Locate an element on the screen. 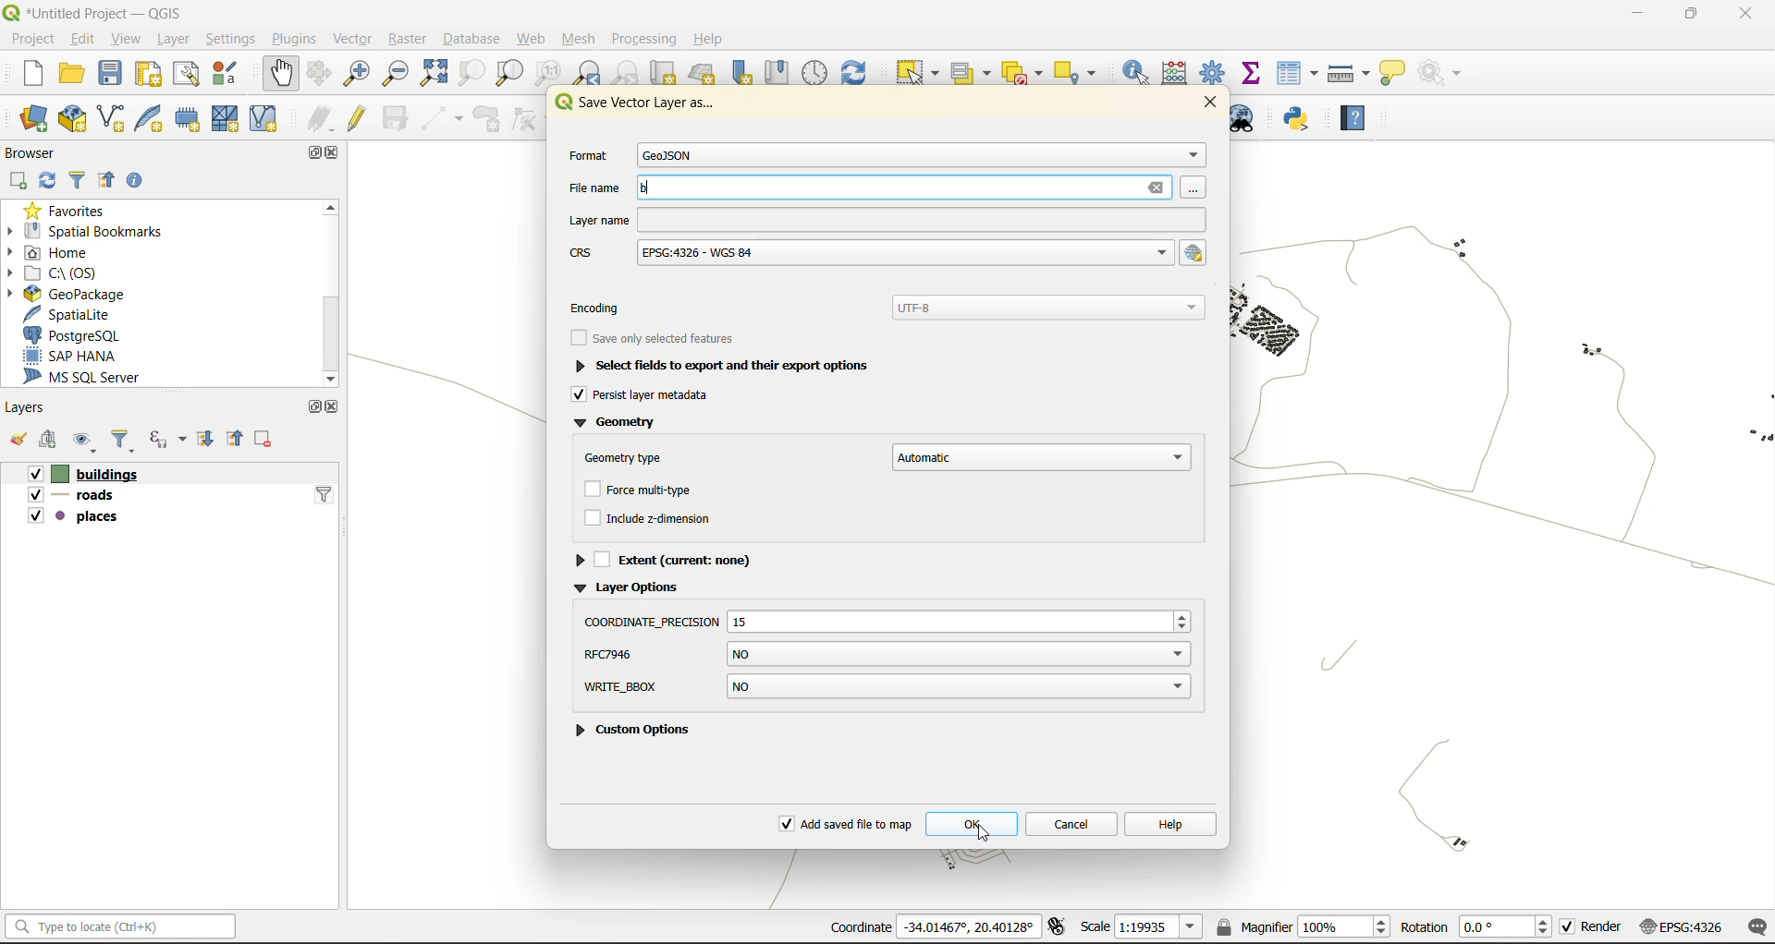 This screenshot has height=944, width=1775. metasearch is located at coordinates (1249, 119).